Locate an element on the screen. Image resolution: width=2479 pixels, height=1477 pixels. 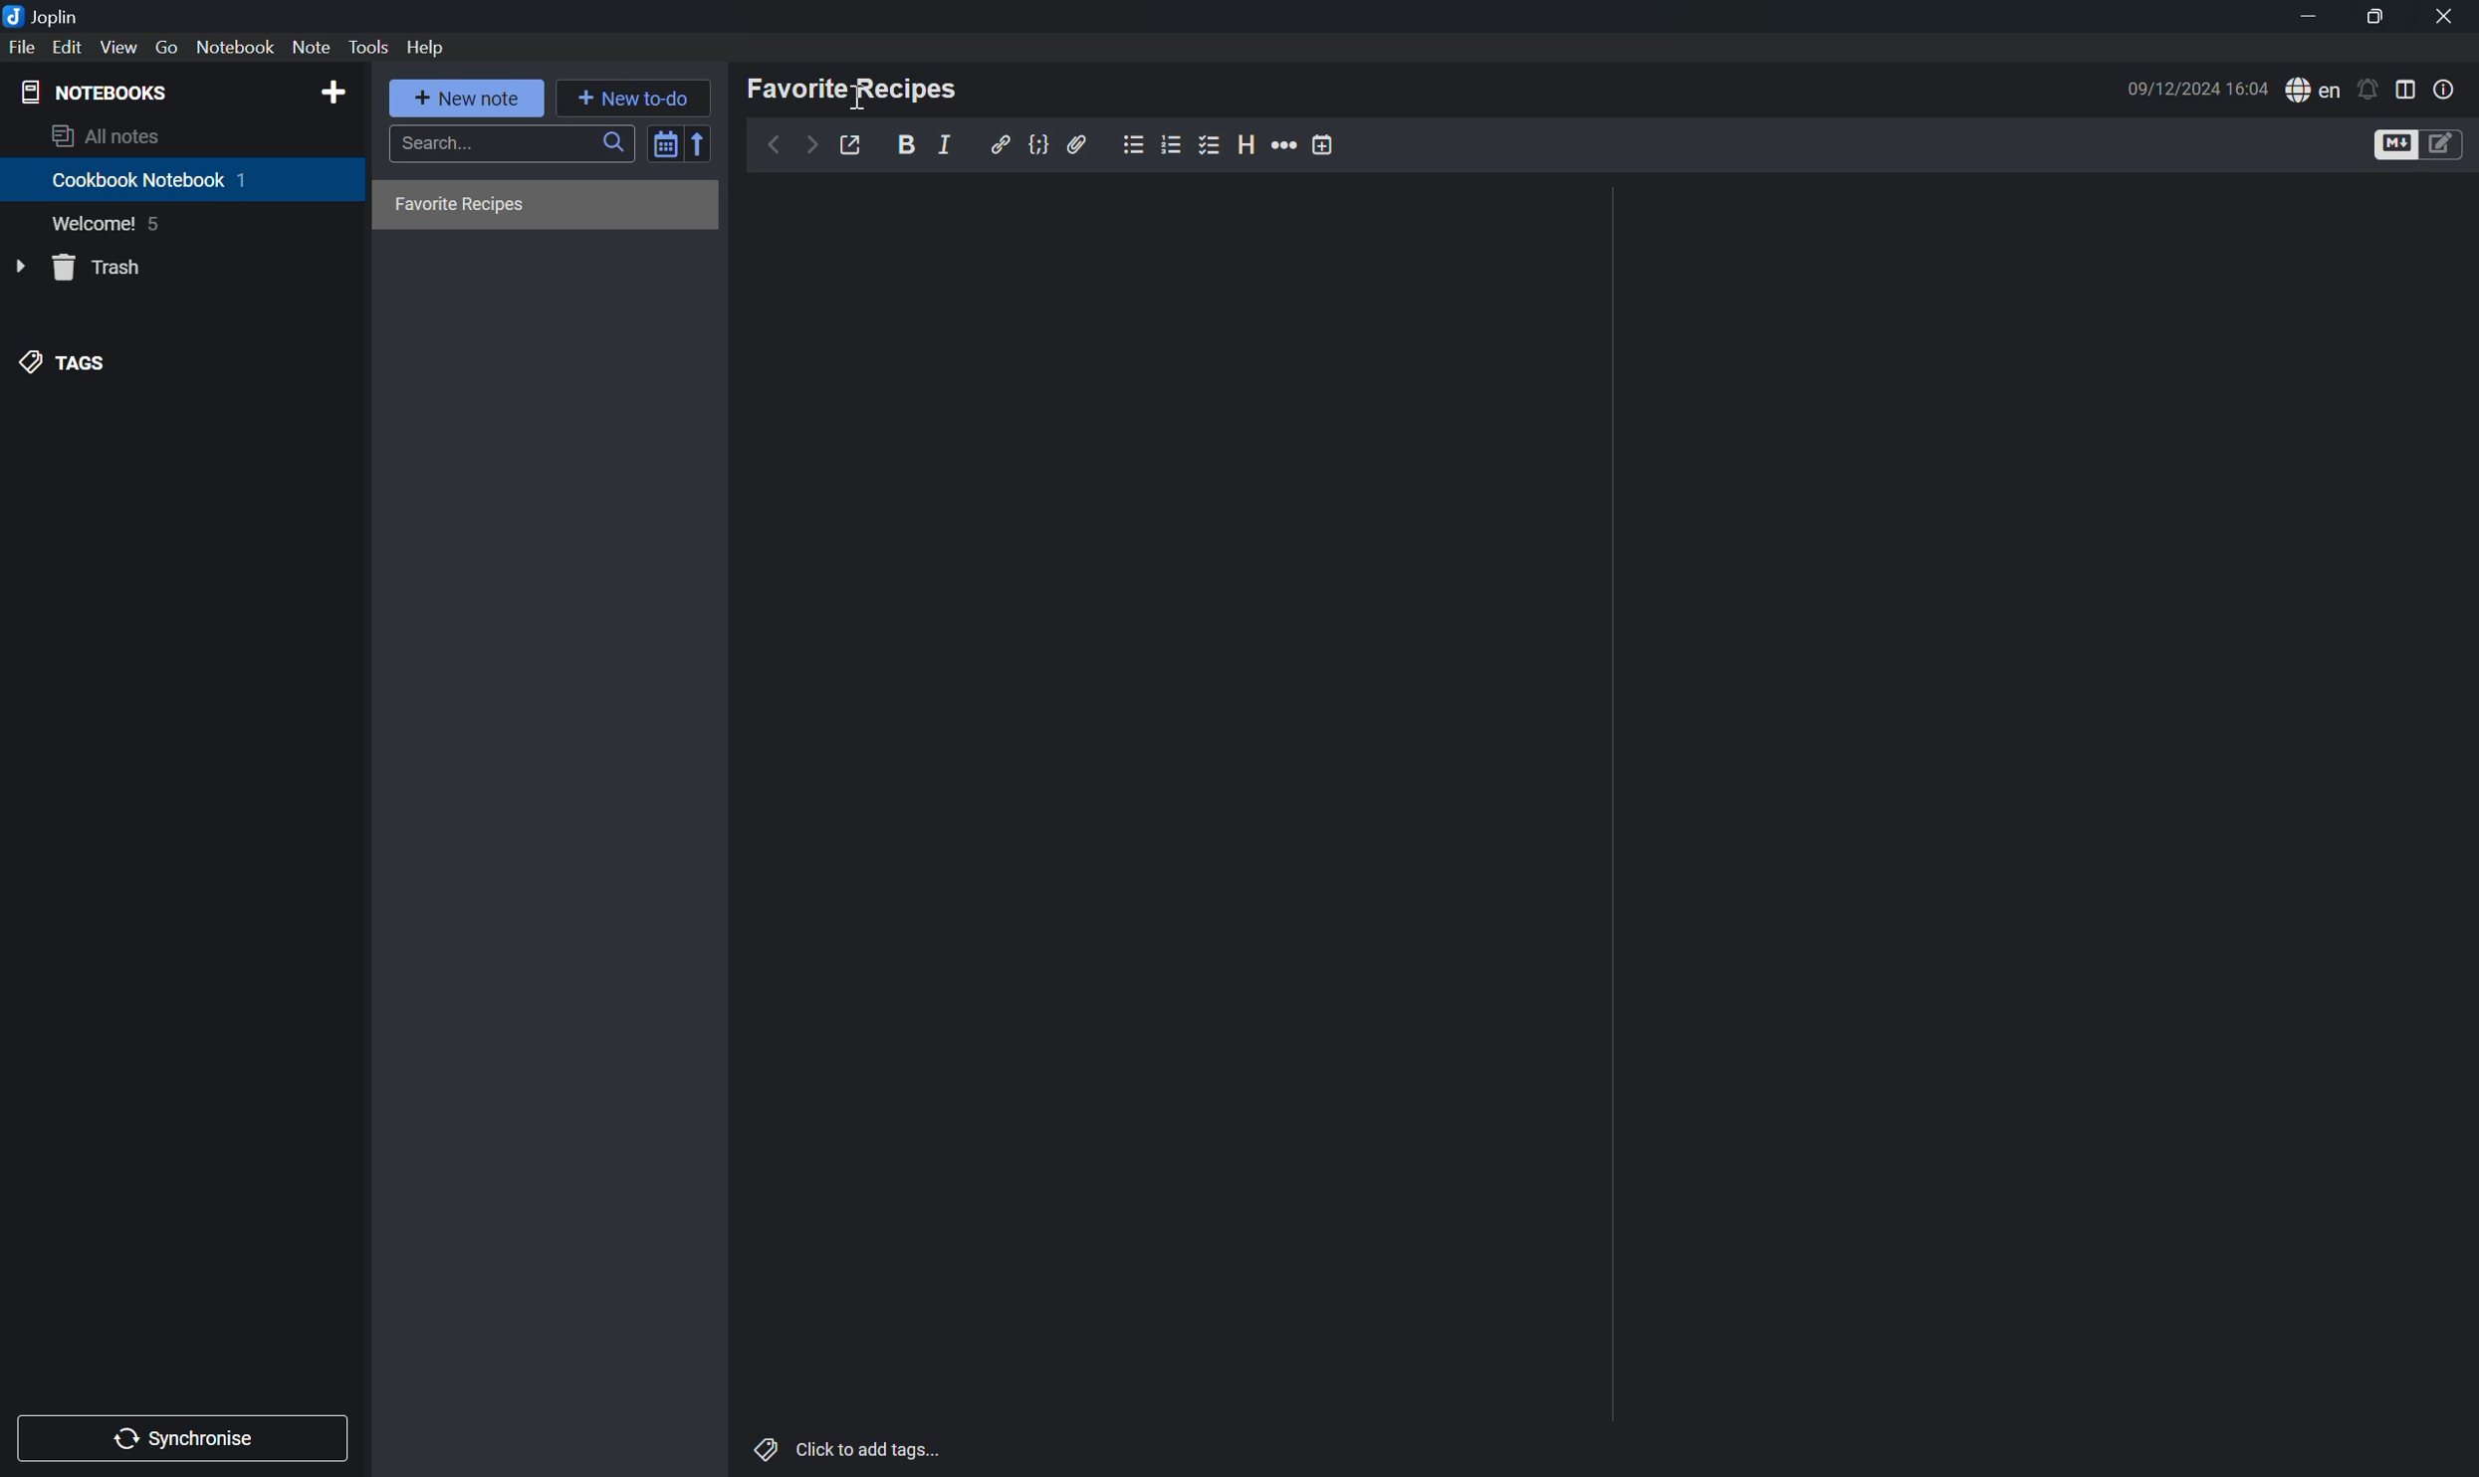
Help is located at coordinates (428, 50).